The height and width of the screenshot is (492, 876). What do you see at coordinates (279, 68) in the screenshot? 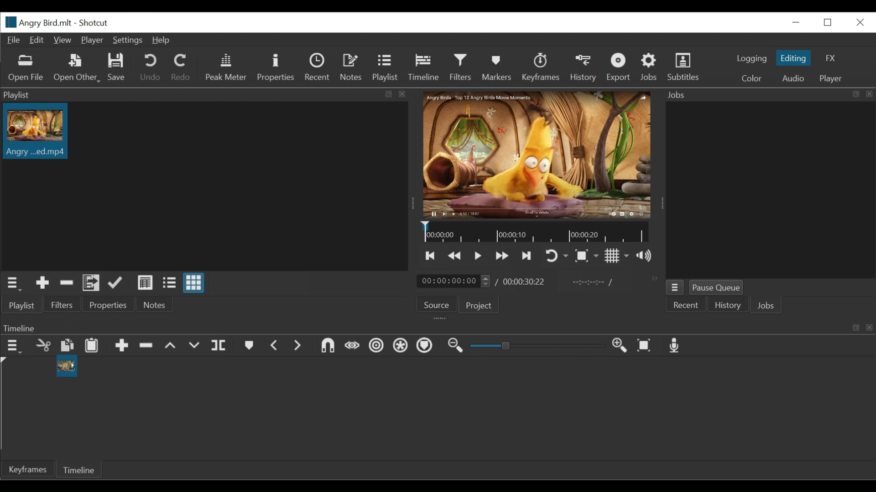
I see `Properties` at bounding box center [279, 68].